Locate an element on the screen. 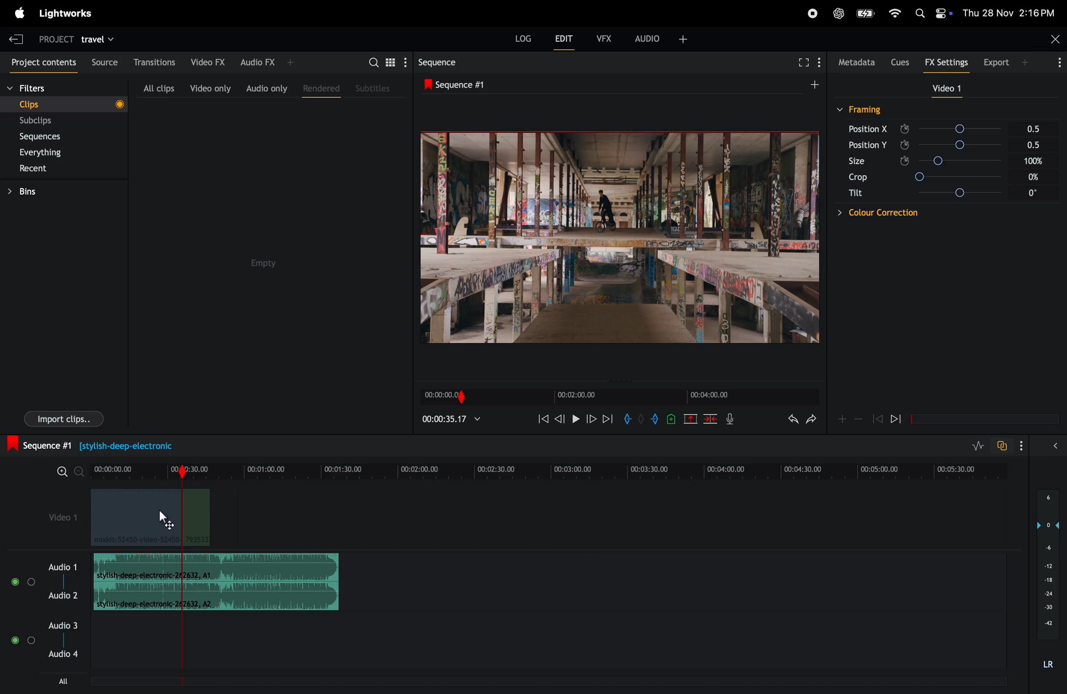 This screenshot has width=1067, height=694. apple menu is located at coordinates (17, 13).